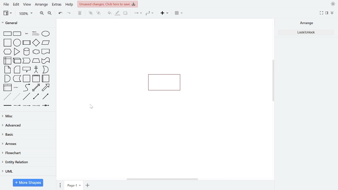 The image size is (338, 190). What do you see at coordinates (90, 13) in the screenshot?
I see `to front` at bounding box center [90, 13].